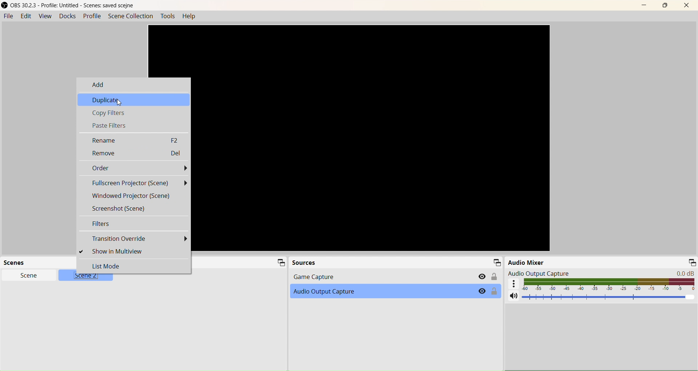 This screenshot has height=371, width=698. I want to click on Close, so click(687, 5).